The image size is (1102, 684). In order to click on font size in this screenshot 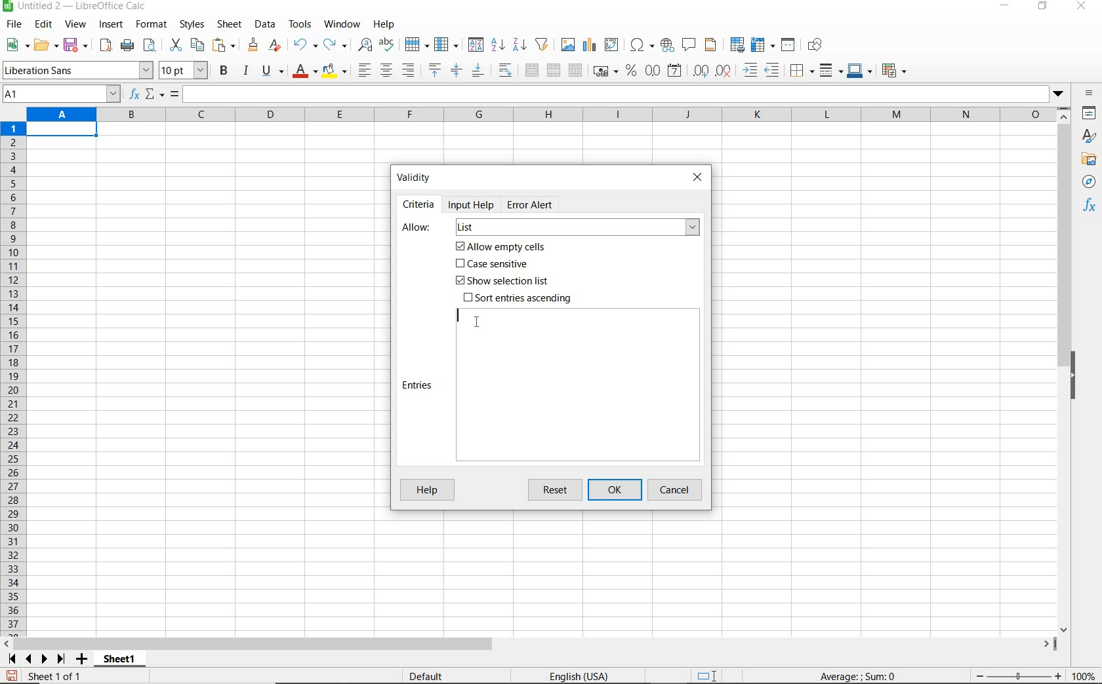, I will do `click(184, 70)`.